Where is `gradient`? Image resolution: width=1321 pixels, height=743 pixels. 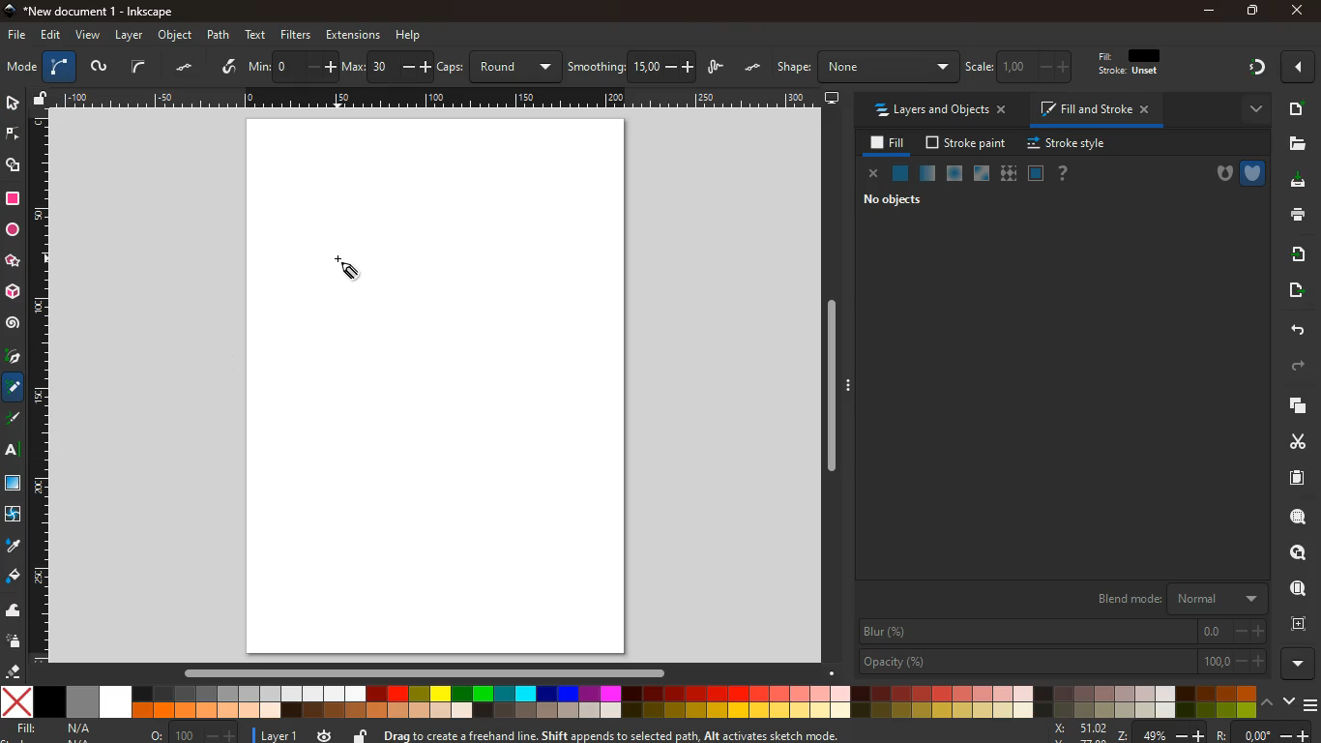 gradient is located at coordinates (1255, 70).